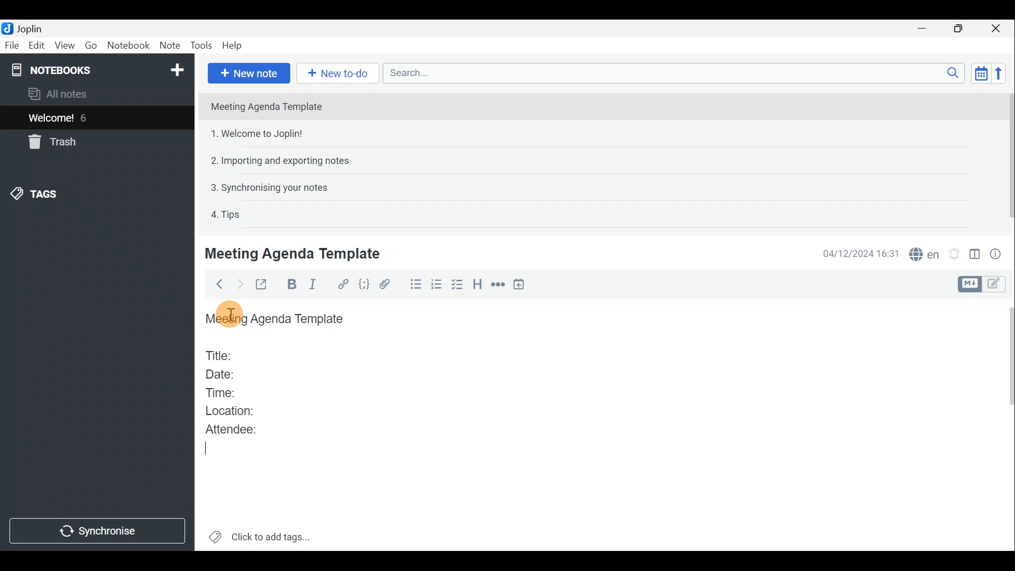 The height and width of the screenshot is (571, 1015). Describe the element at coordinates (87, 118) in the screenshot. I see `6` at that location.